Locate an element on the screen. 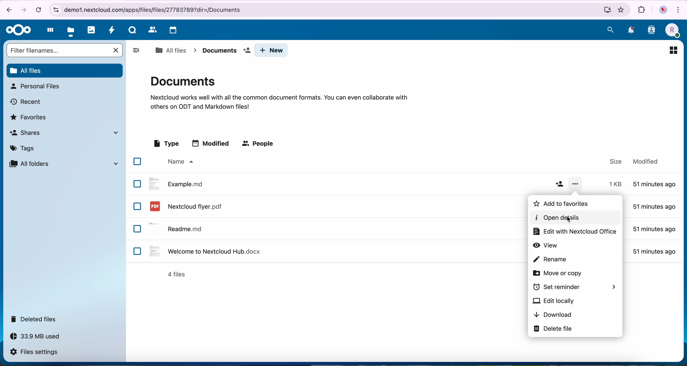  photos is located at coordinates (91, 30).